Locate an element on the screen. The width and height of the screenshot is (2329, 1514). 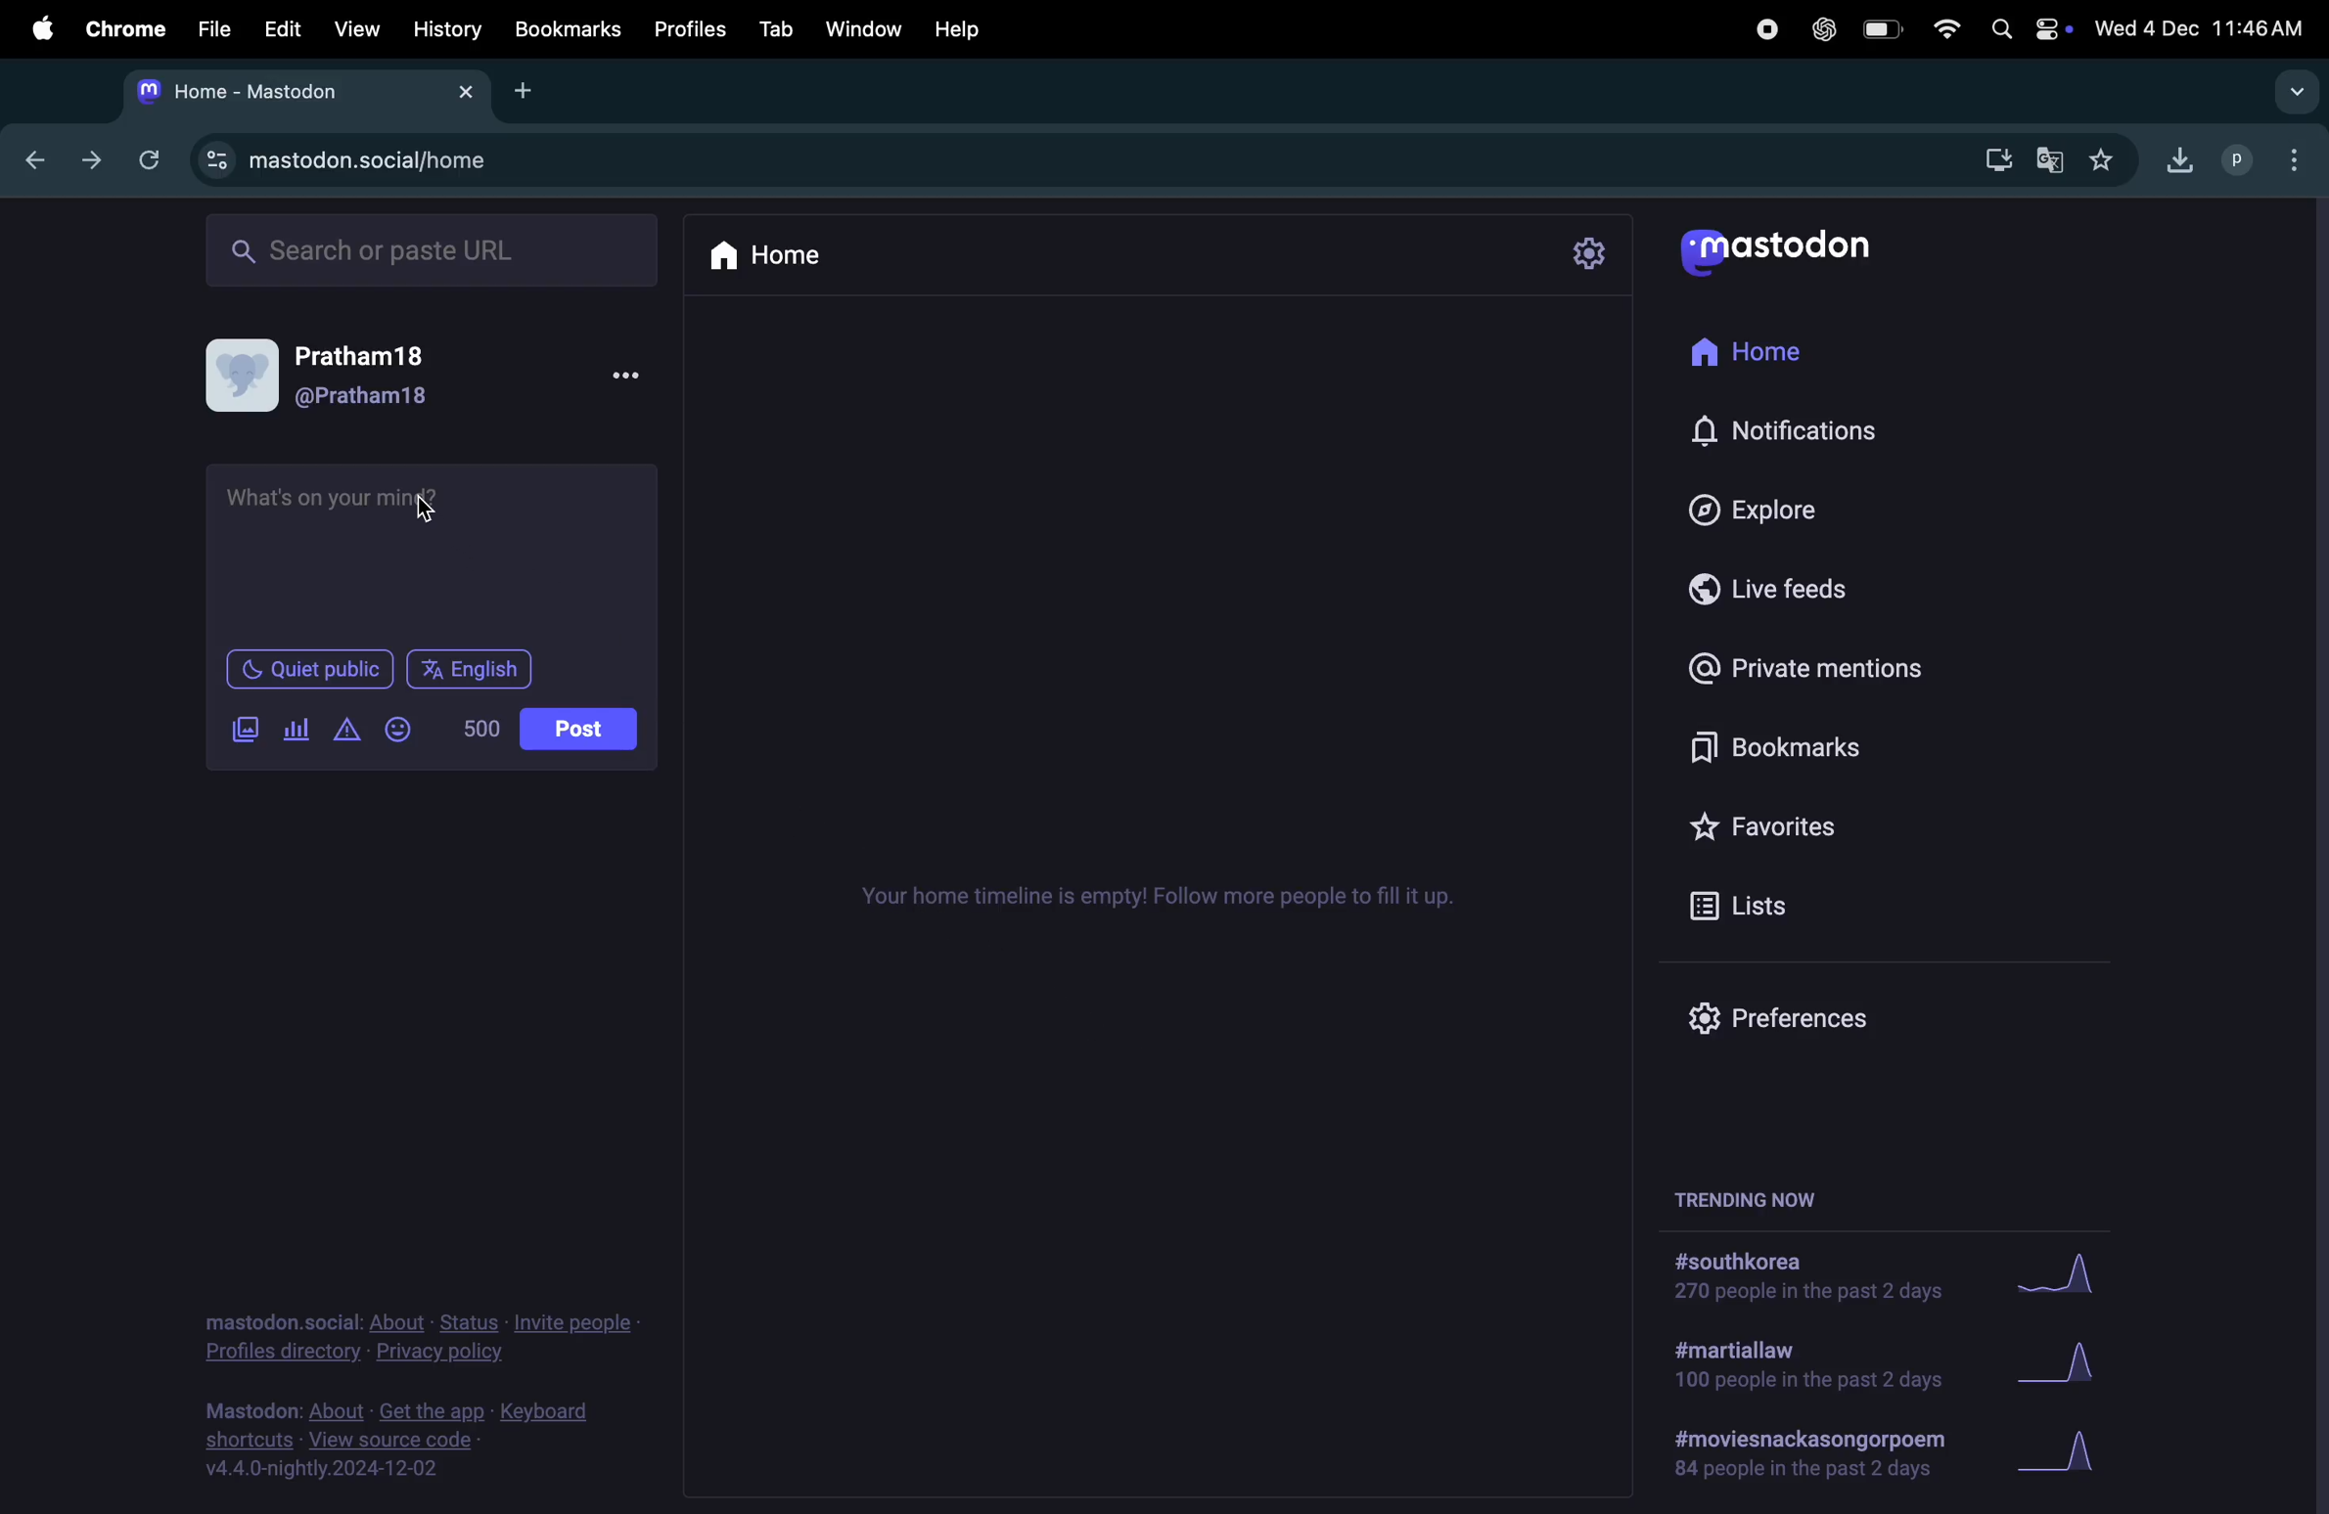
refresh is located at coordinates (157, 161).